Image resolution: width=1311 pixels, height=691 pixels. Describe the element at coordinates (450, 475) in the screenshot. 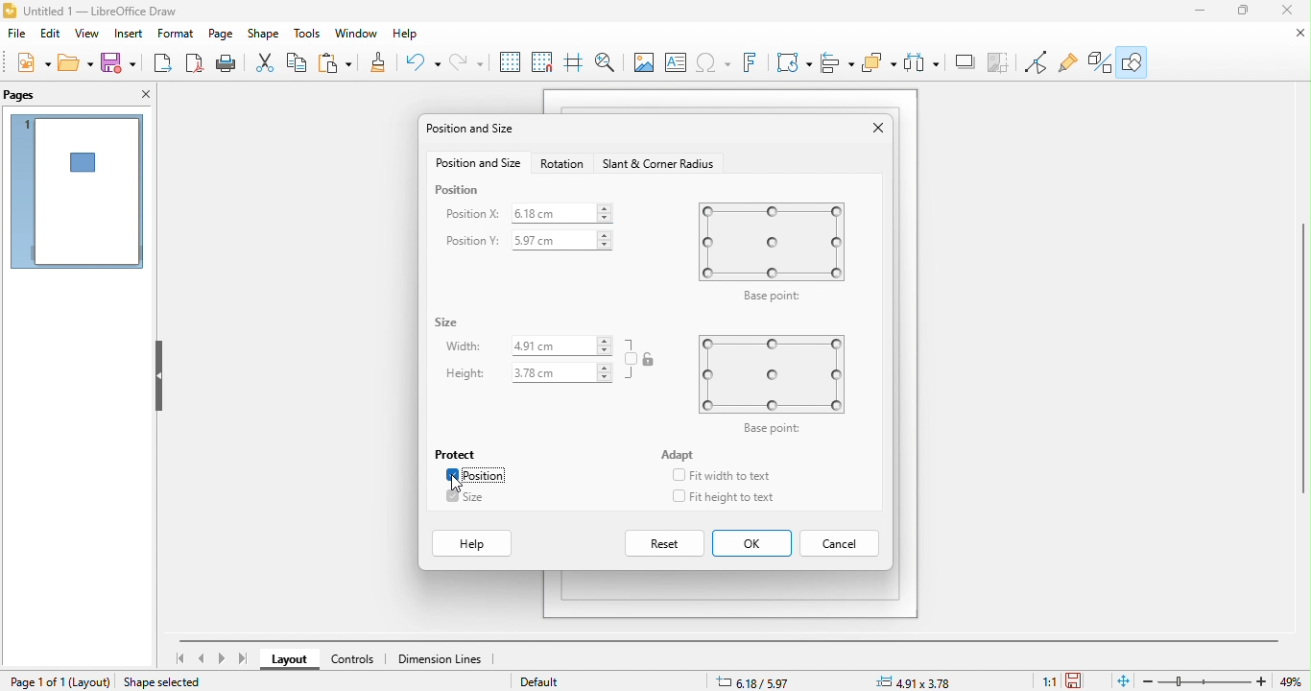

I see `Checkbox ` at that location.